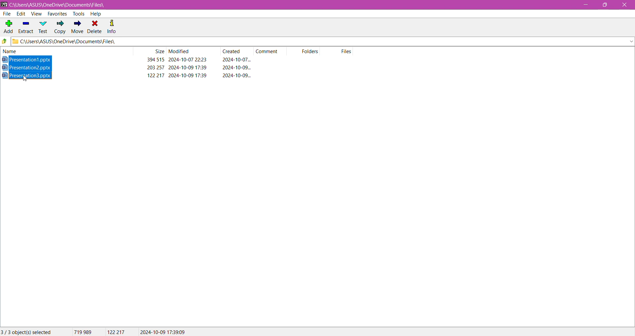 The image size is (635, 336). Describe the element at coordinates (63, 5) in the screenshot. I see `C:\Users\ASUS\OneDrive\Documents\Files\` at that location.